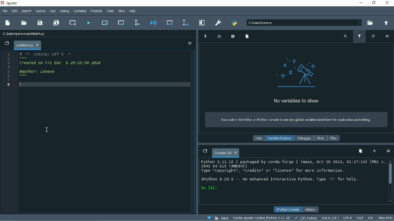 Image resolution: width=394 pixels, height=221 pixels. What do you see at coordinates (110, 11) in the screenshot?
I see `Tools` at bounding box center [110, 11].